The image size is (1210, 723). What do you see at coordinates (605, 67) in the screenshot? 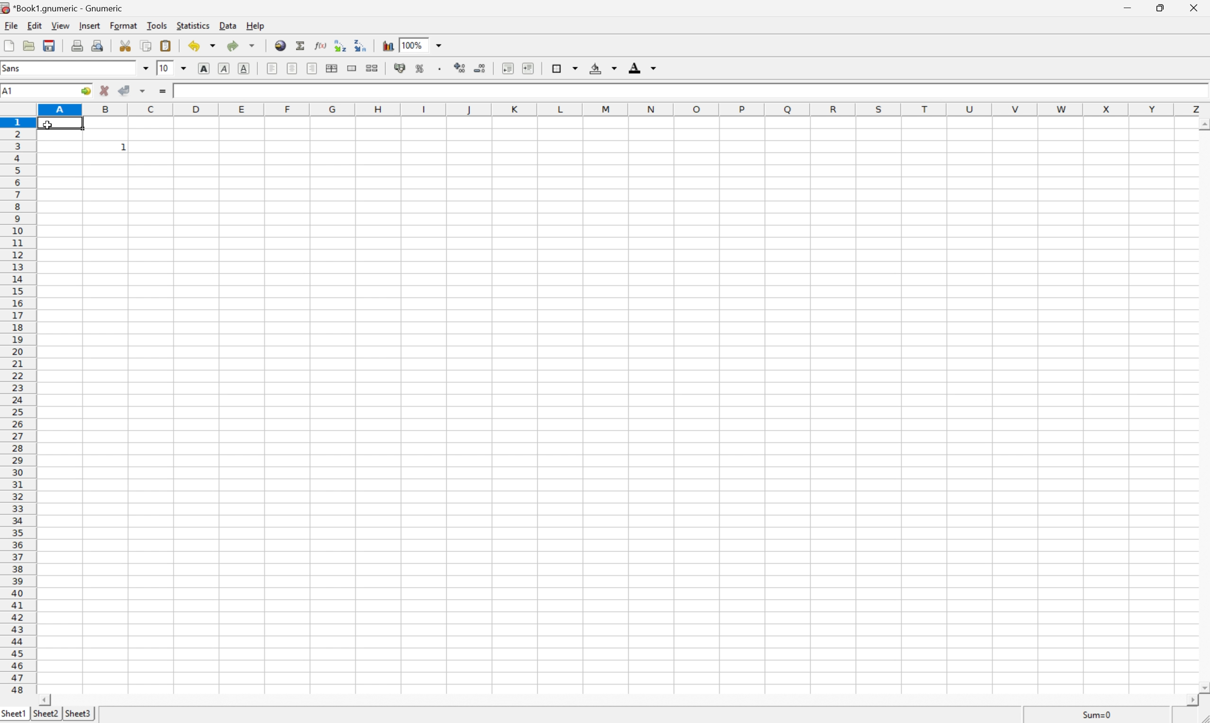
I see `background` at bounding box center [605, 67].